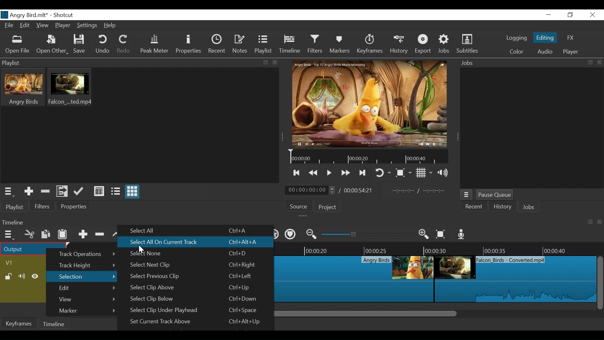 The image size is (604, 340). I want to click on Playlist Panel, so click(140, 63).